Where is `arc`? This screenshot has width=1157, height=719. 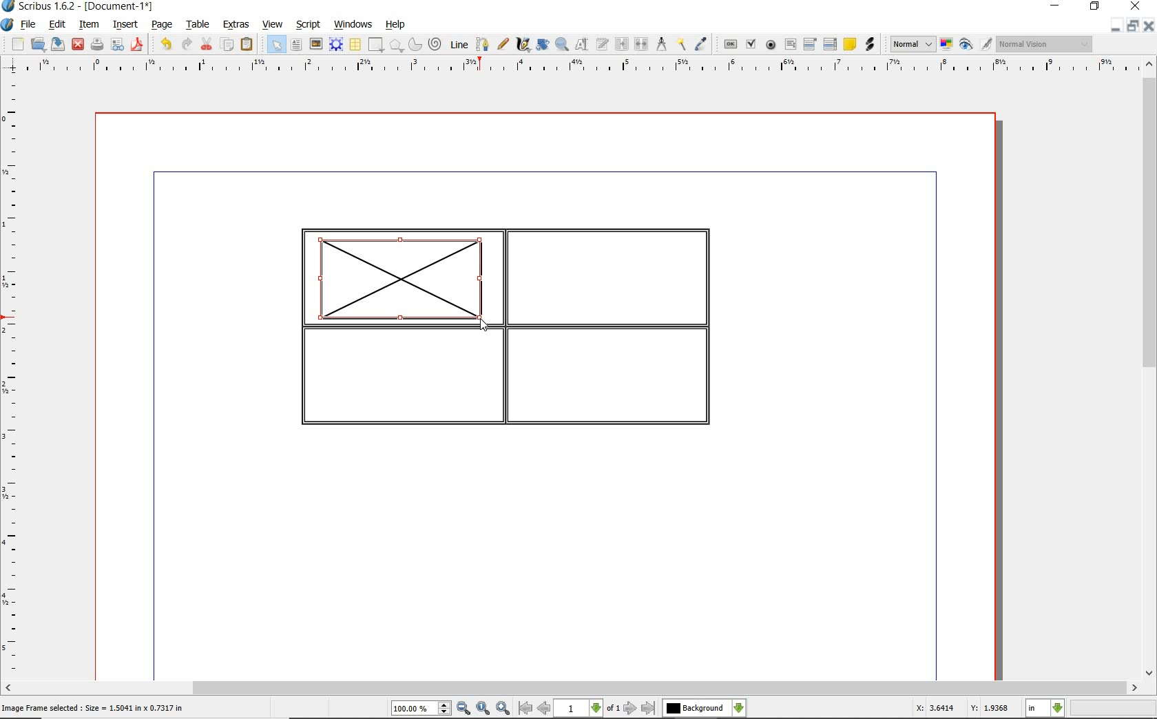
arc is located at coordinates (417, 45).